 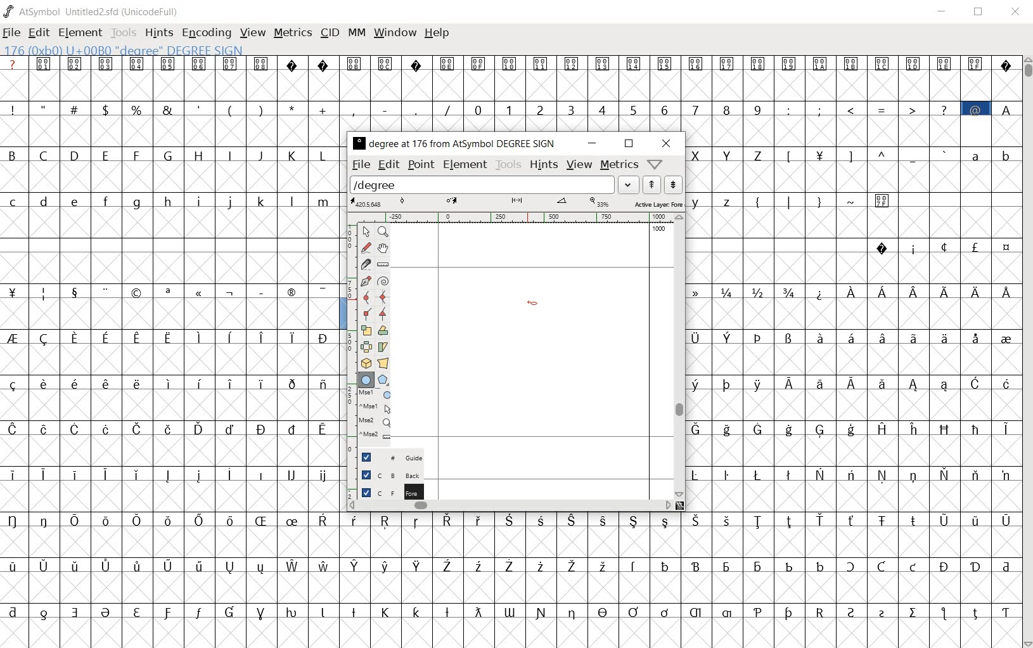 What do you see at coordinates (330, 33) in the screenshot?
I see `cid` at bounding box center [330, 33].